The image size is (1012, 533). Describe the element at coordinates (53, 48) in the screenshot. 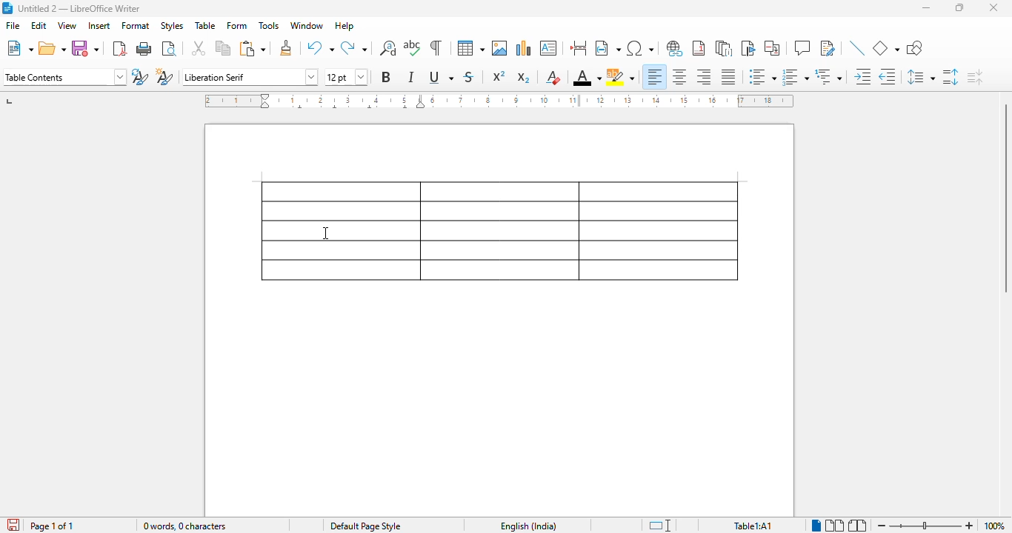

I see `open` at that location.